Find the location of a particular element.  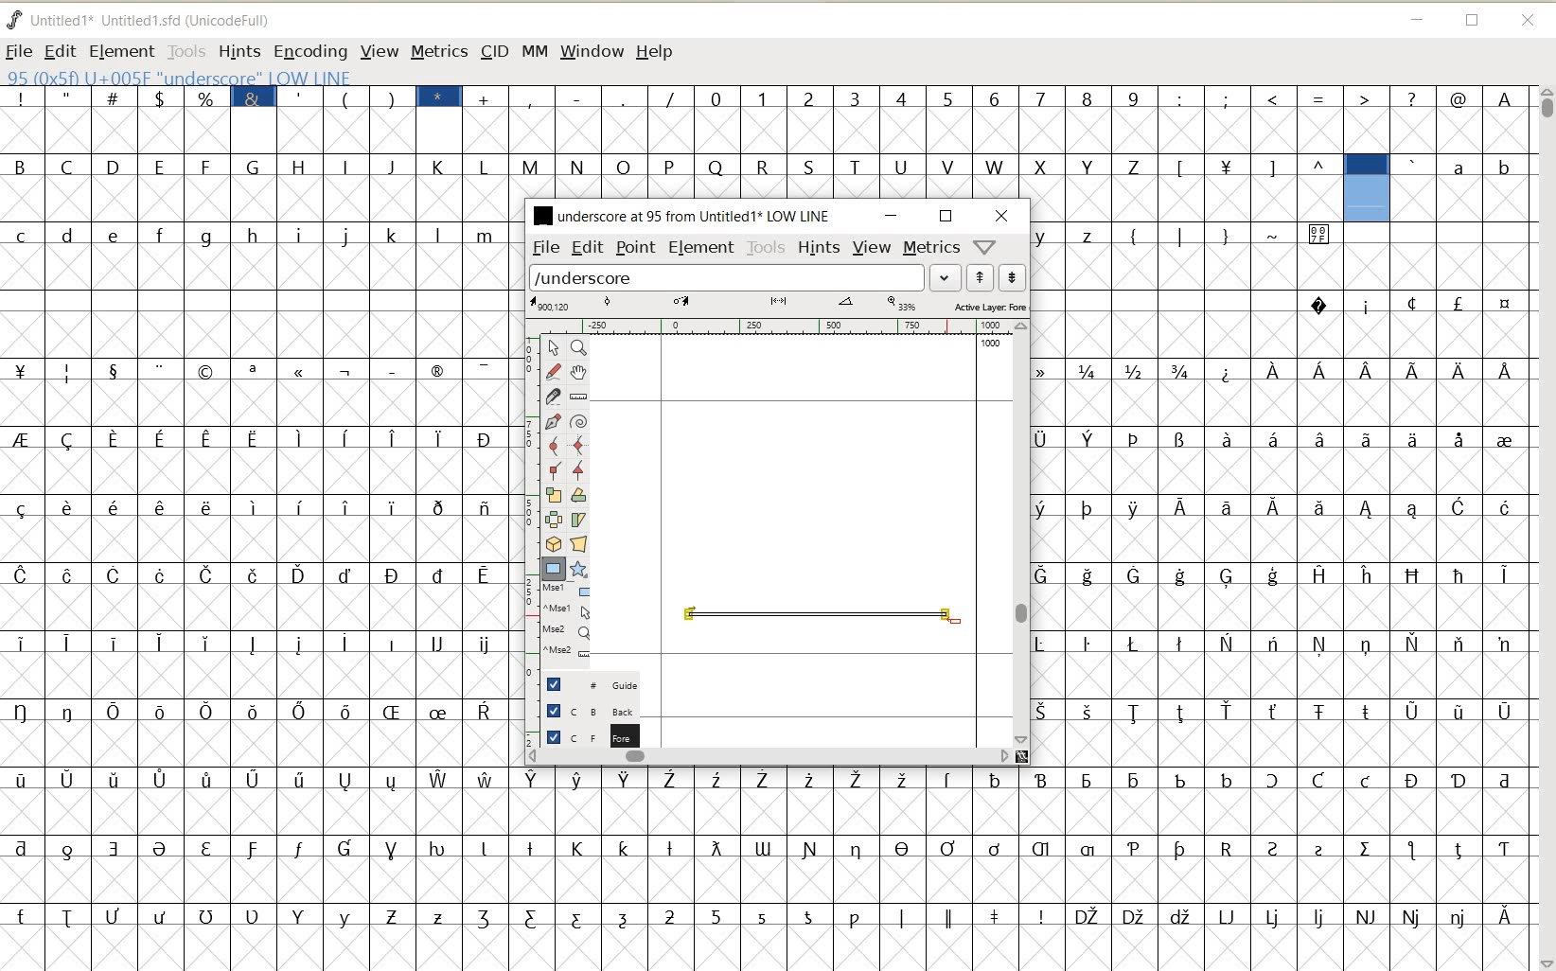

polygon or star is located at coordinates (577, 569).